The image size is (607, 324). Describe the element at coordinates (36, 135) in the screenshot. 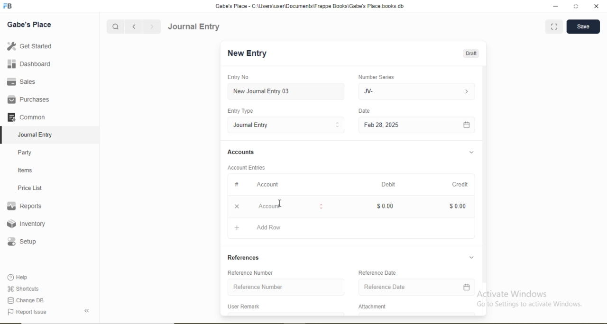

I see `Journal Entry` at that location.